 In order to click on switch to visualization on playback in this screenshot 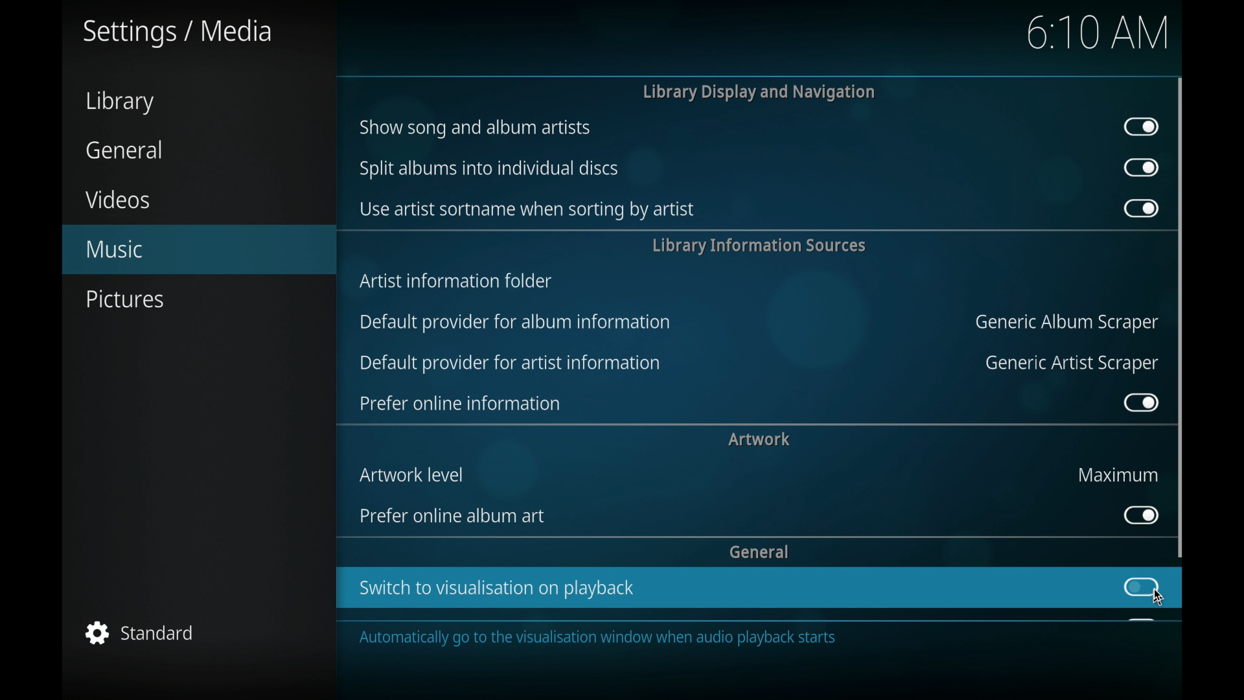, I will do `click(498, 589)`.